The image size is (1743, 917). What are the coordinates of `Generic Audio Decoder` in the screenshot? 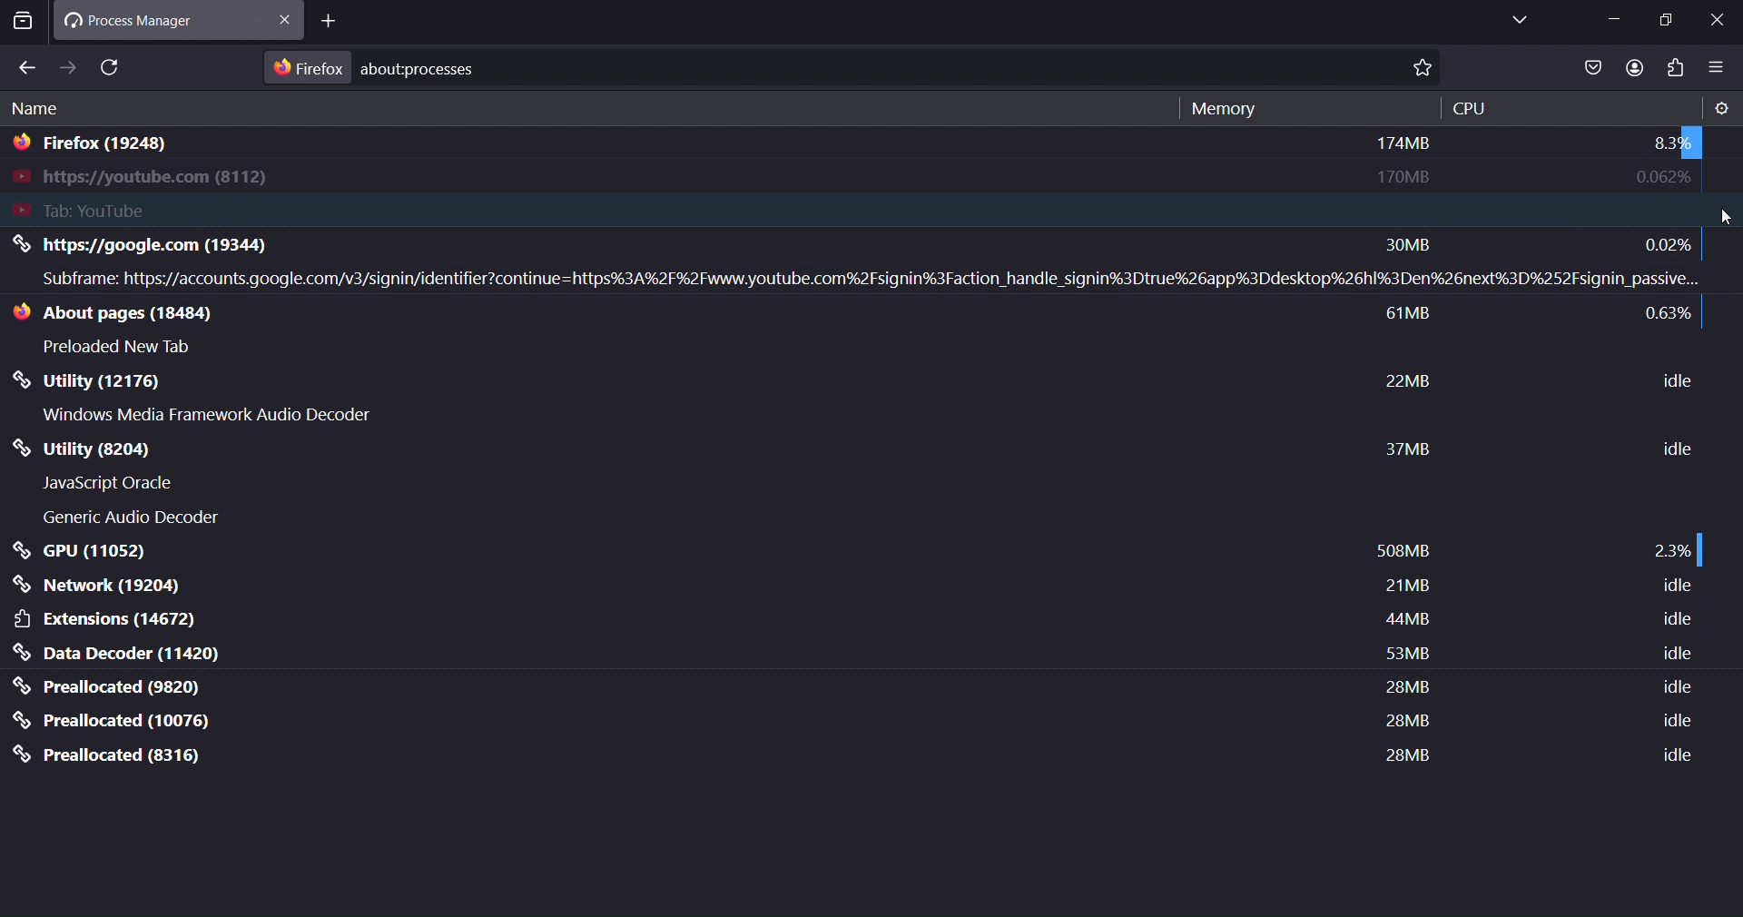 It's located at (130, 518).